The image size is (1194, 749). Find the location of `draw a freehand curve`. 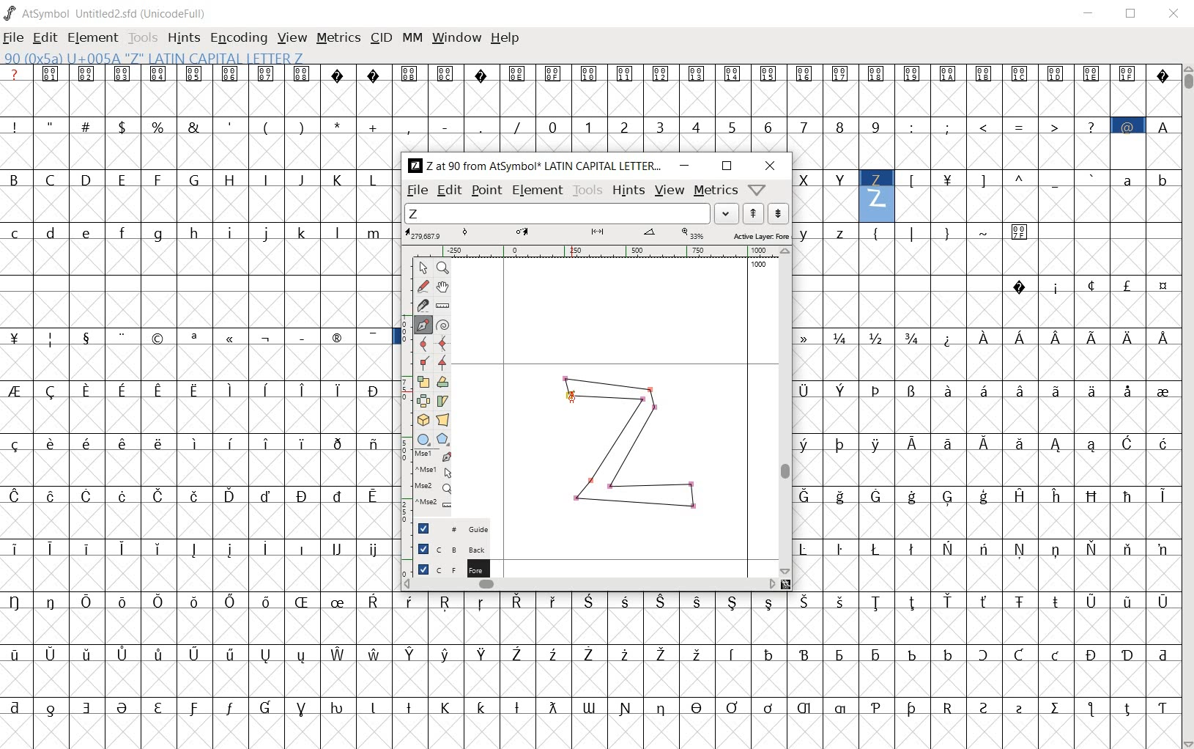

draw a freehand curve is located at coordinates (423, 287).